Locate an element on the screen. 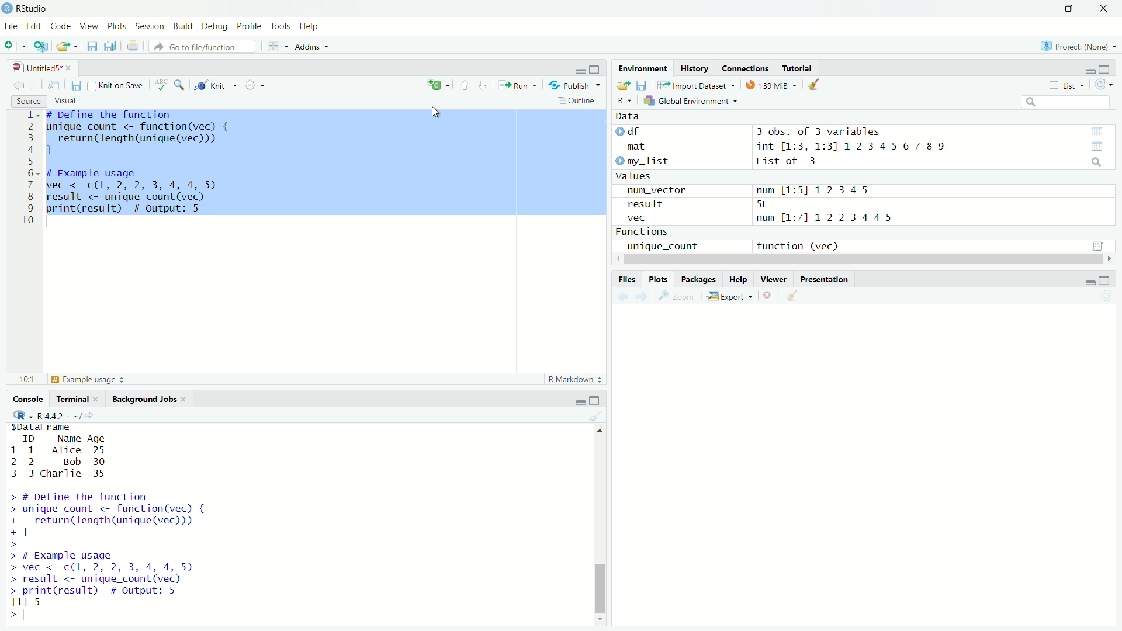 This screenshot has height=631, width=1122. 139Mib is located at coordinates (771, 85).